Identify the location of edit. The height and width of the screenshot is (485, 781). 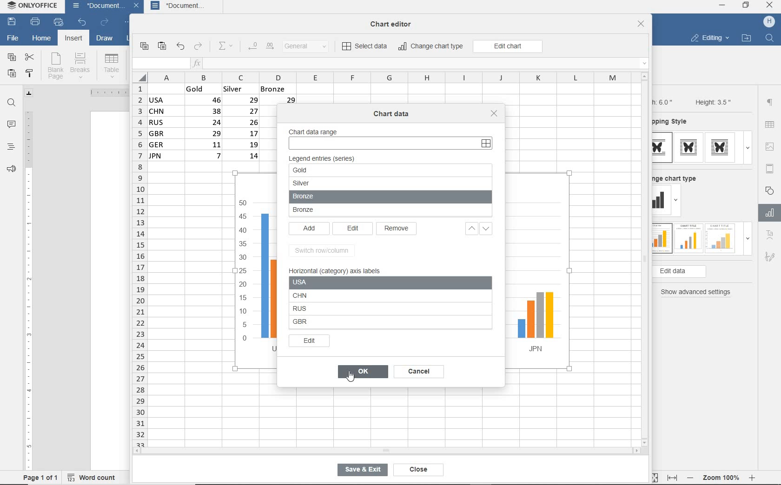
(353, 229).